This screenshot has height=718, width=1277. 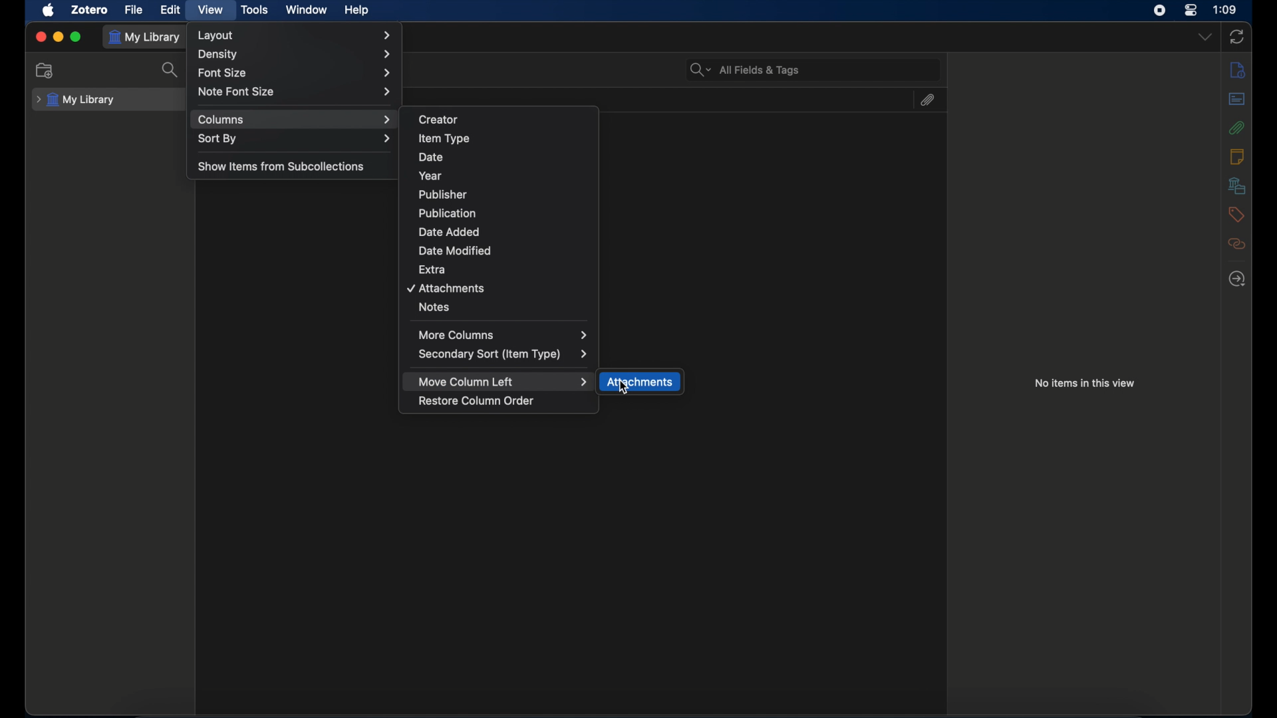 I want to click on date modified, so click(x=455, y=251).